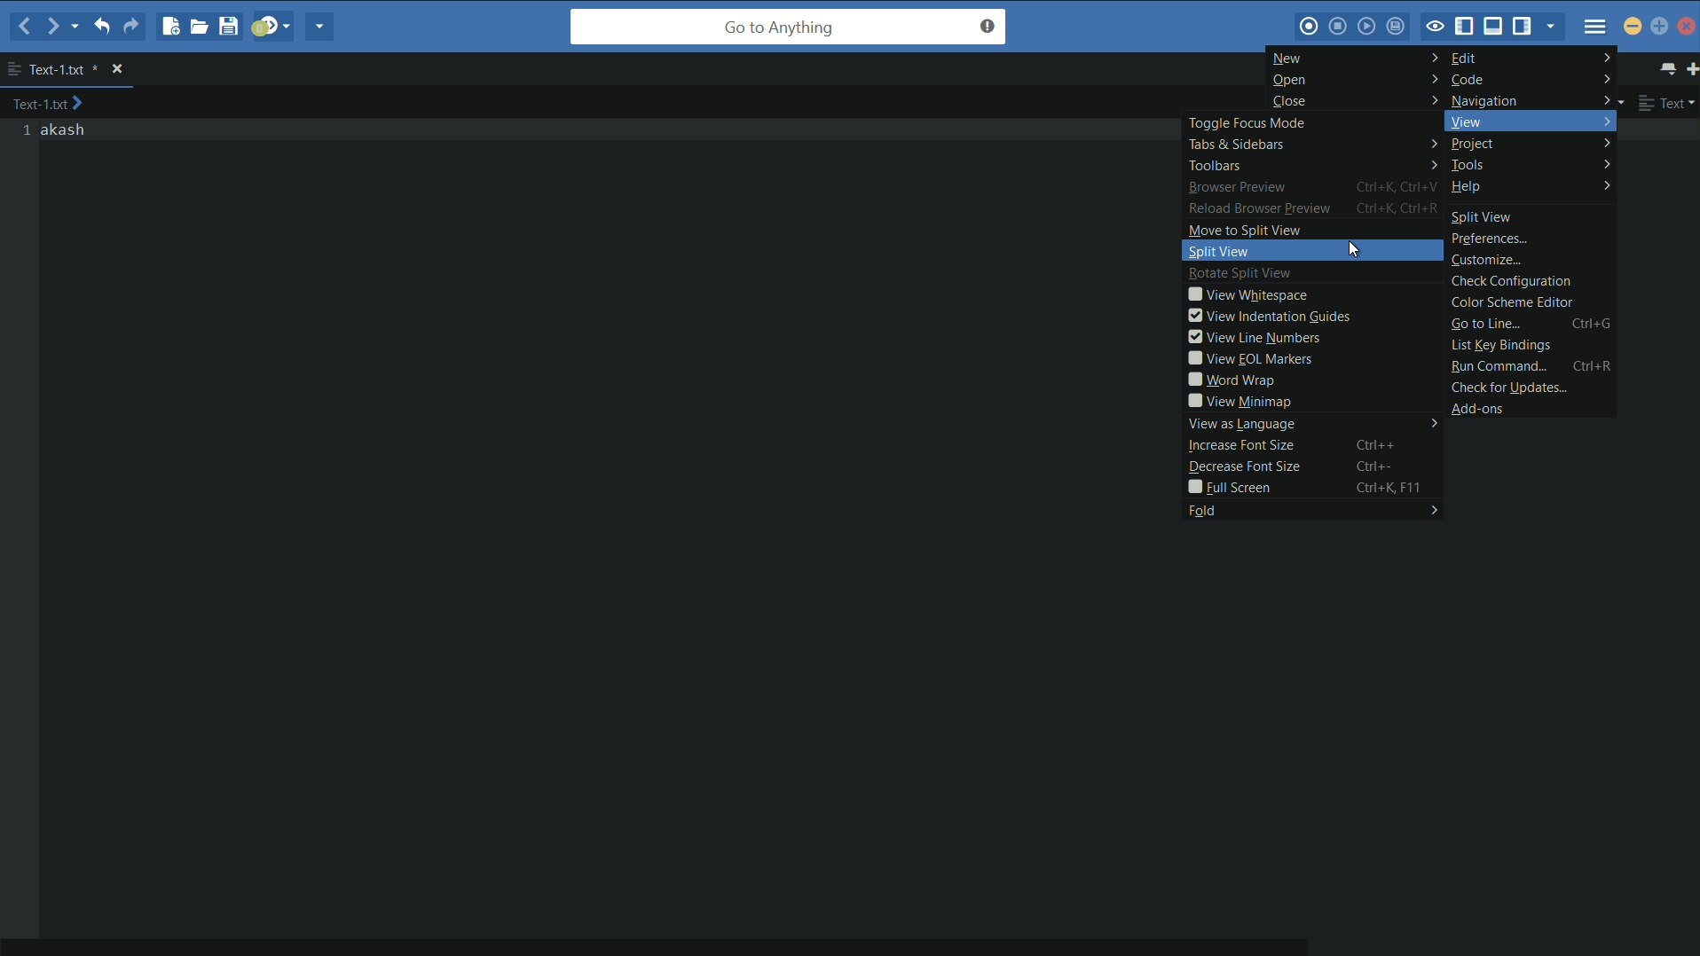 The width and height of the screenshot is (1700, 956). What do you see at coordinates (1532, 79) in the screenshot?
I see `code` at bounding box center [1532, 79].